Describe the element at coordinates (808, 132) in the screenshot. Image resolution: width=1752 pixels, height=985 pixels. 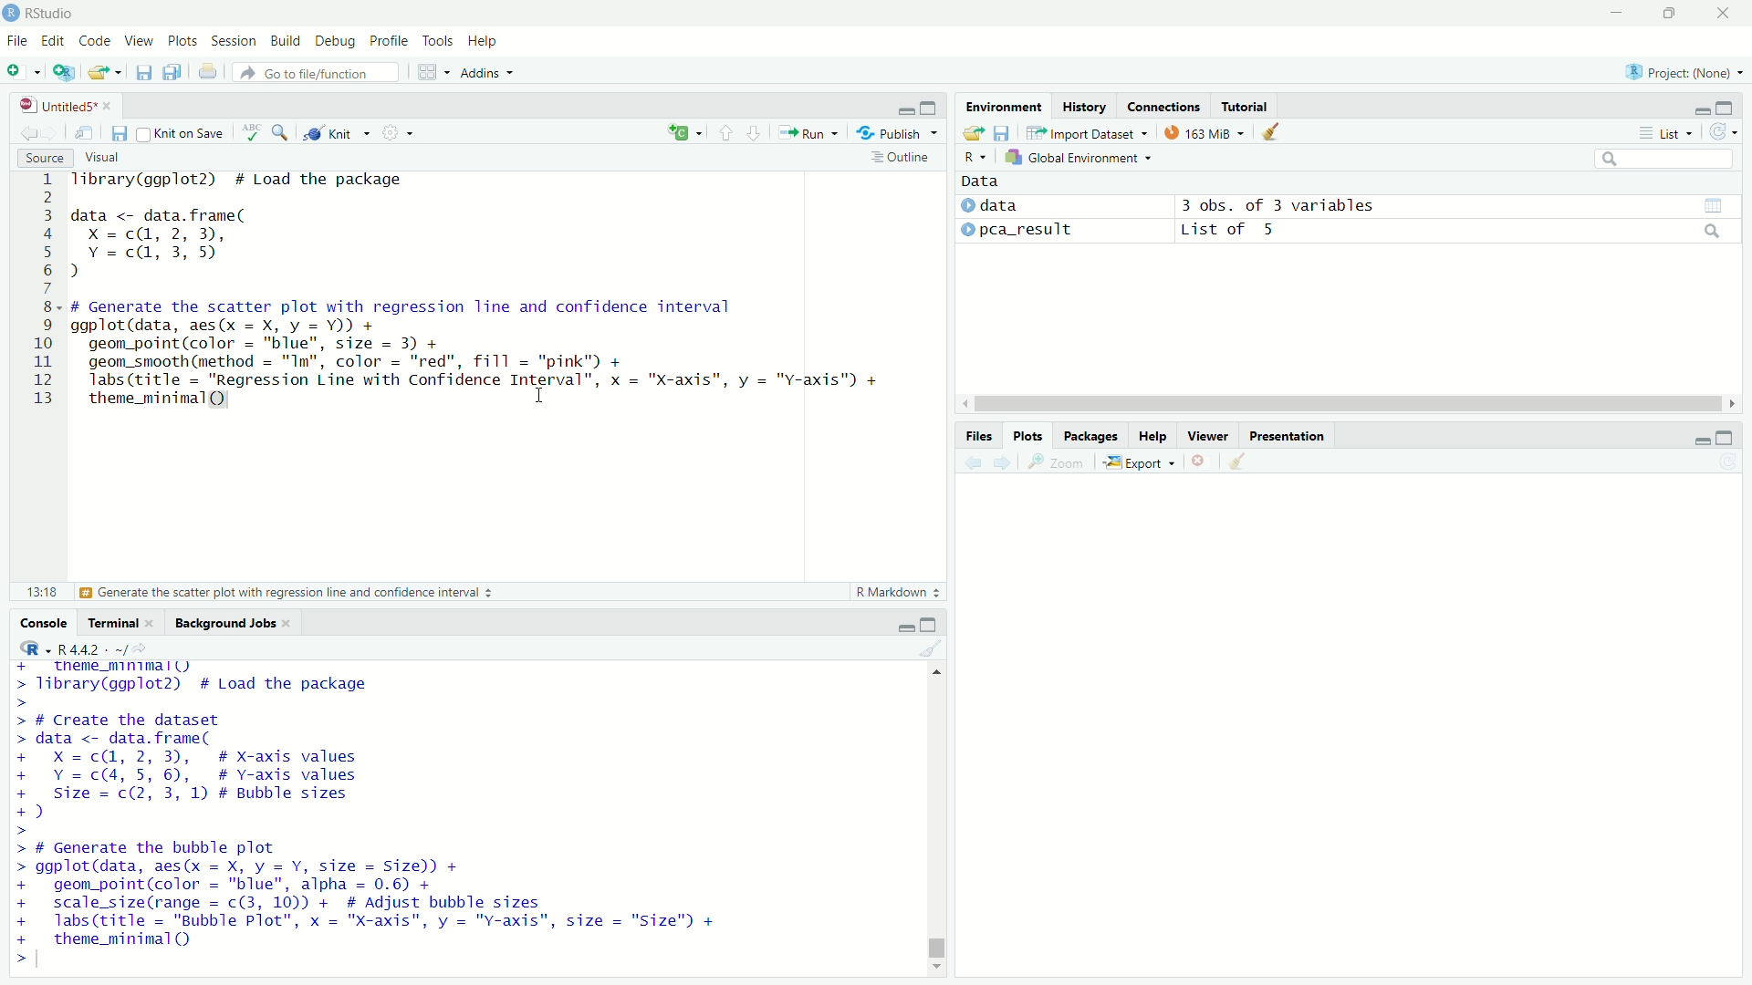
I see `Run` at that location.